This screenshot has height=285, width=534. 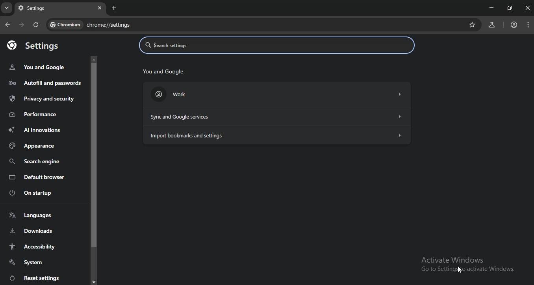 I want to click on refresh, so click(x=36, y=26).